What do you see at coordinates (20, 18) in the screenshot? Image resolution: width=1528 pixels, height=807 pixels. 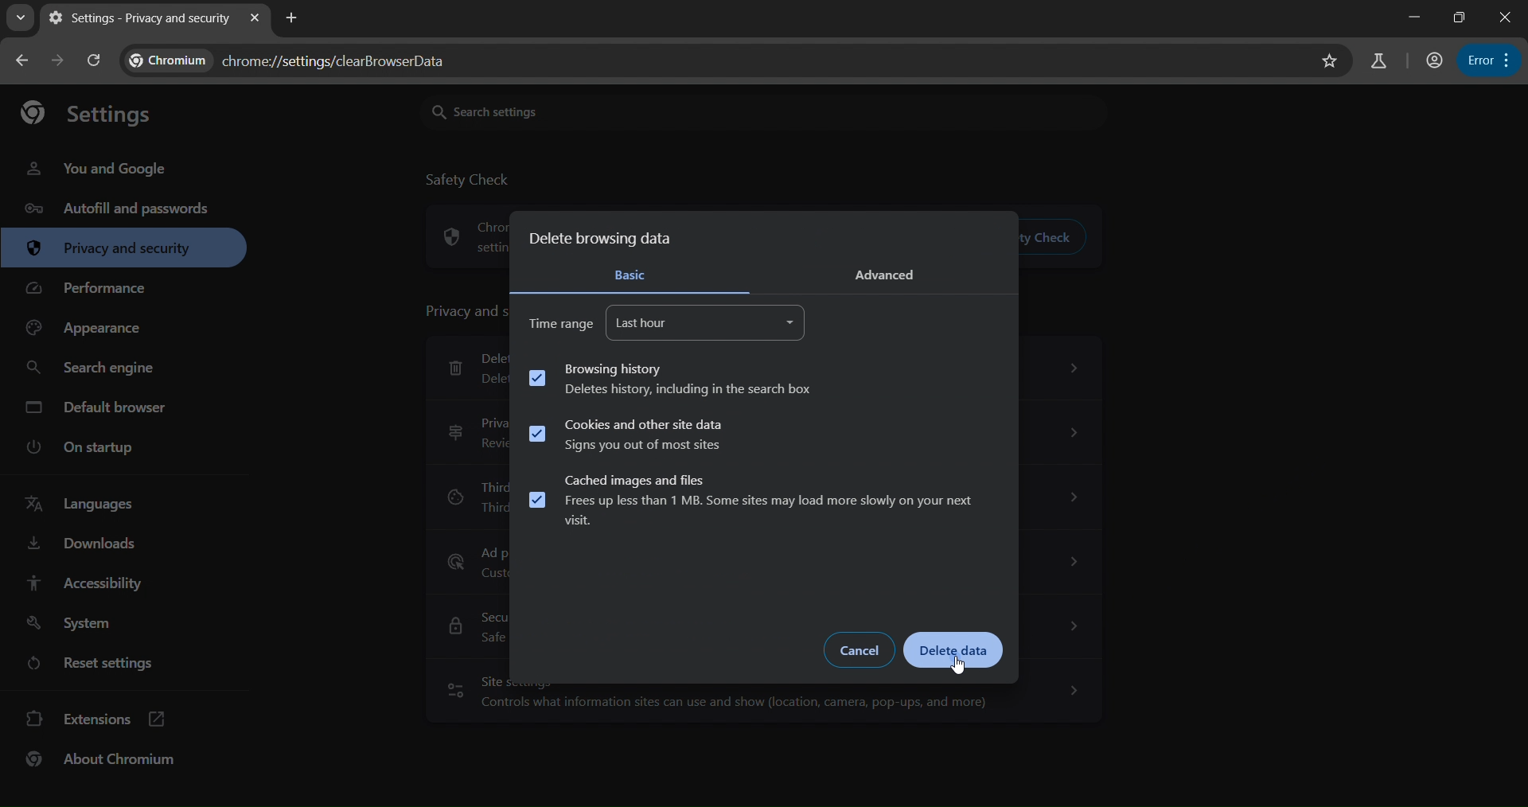 I see `search tabs` at bounding box center [20, 18].